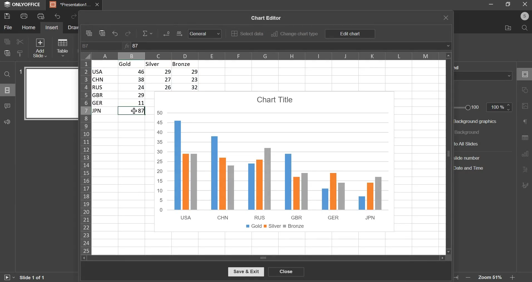 The image size is (532, 282). What do you see at coordinates (265, 17) in the screenshot?
I see `chart editor` at bounding box center [265, 17].